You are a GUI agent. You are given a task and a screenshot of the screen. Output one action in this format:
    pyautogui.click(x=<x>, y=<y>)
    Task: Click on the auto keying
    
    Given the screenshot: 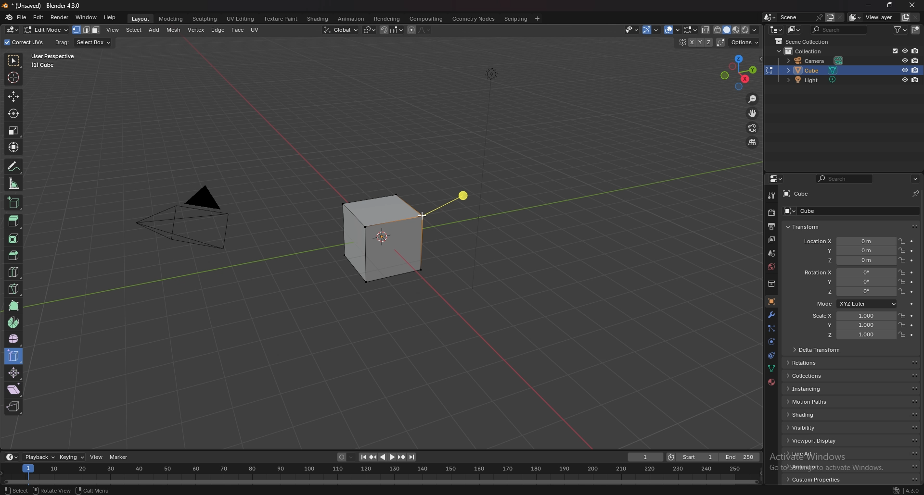 What is the action you would take?
    pyautogui.click(x=345, y=457)
    